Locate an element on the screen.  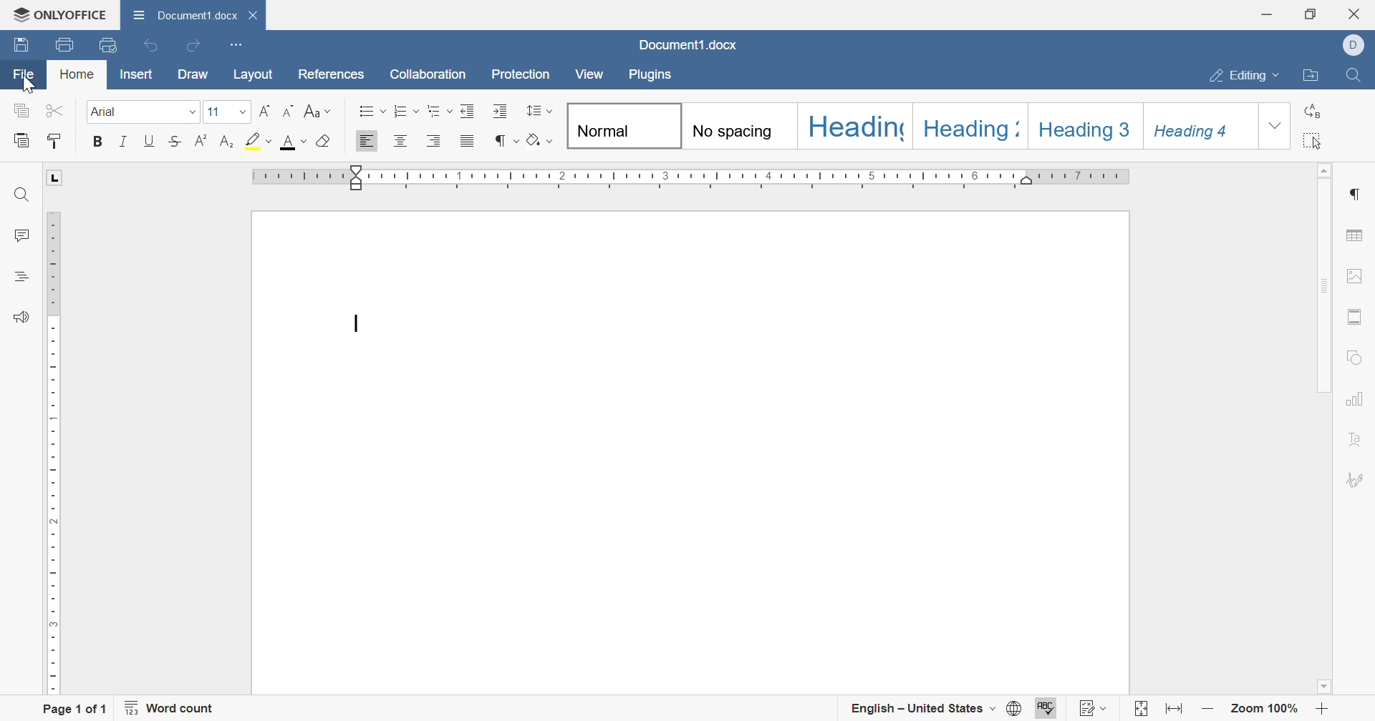
shading is located at coordinates (540, 140).